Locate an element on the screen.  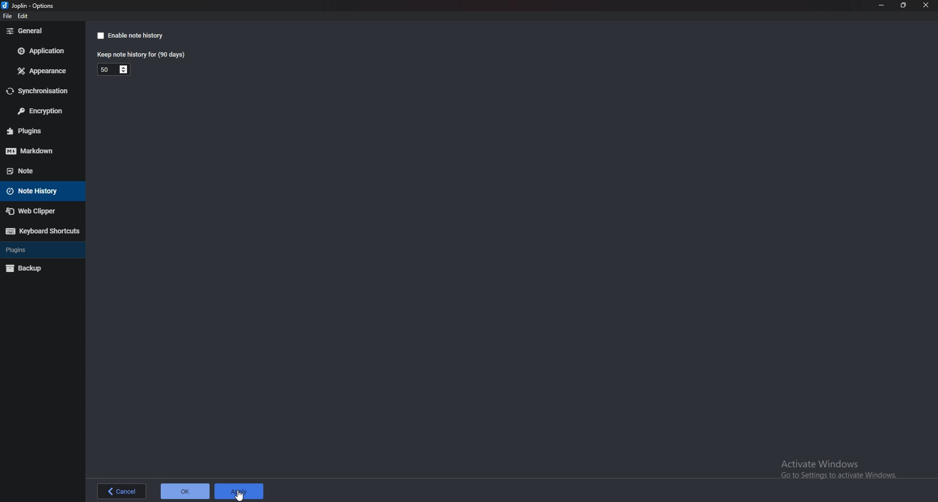
apply is located at coordinates (239, 491).